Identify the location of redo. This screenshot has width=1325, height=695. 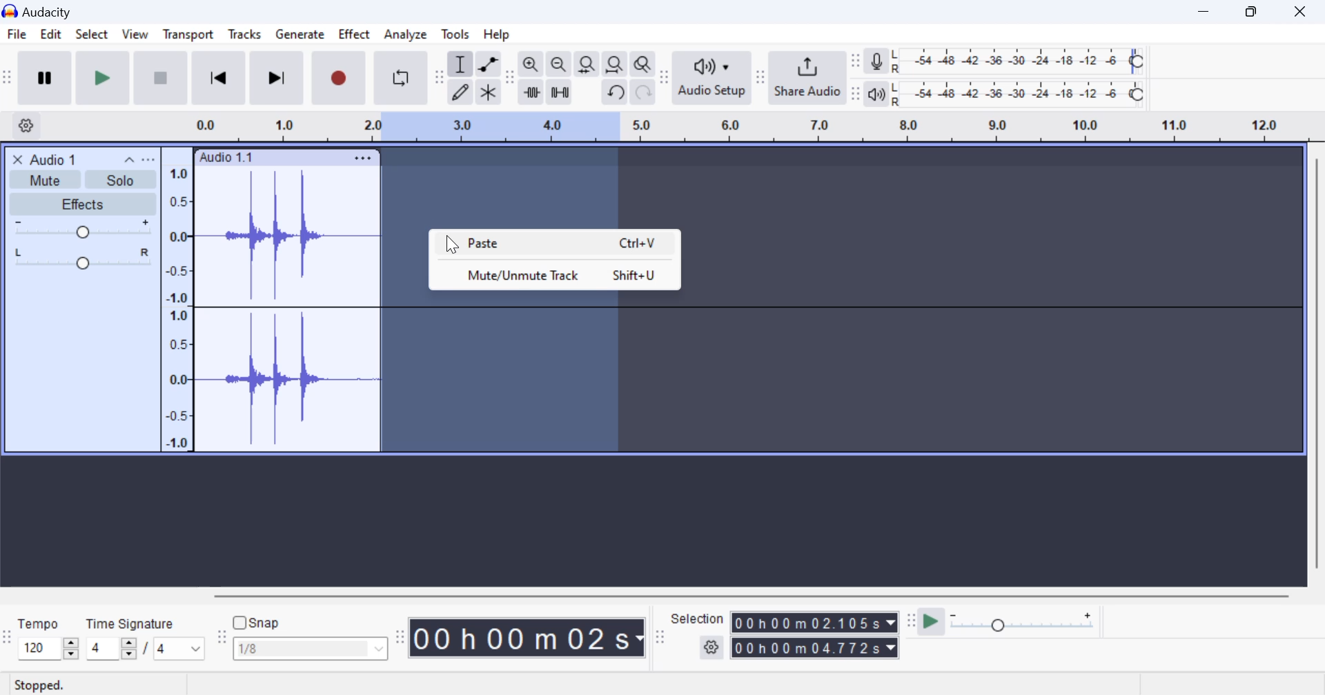
(643, 92).